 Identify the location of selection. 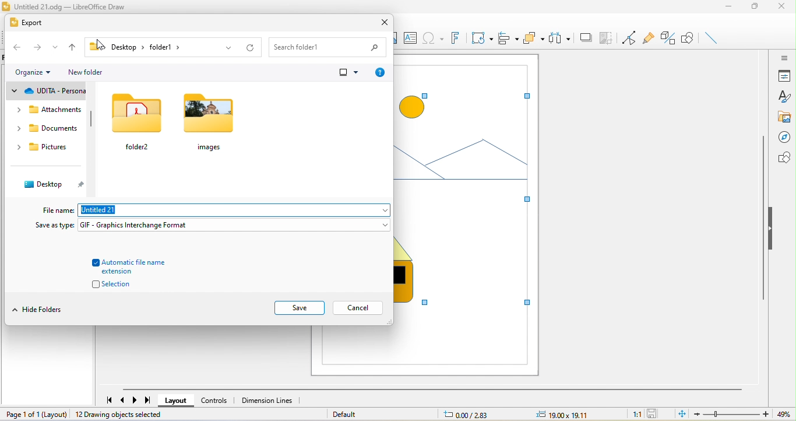
(106, 286).